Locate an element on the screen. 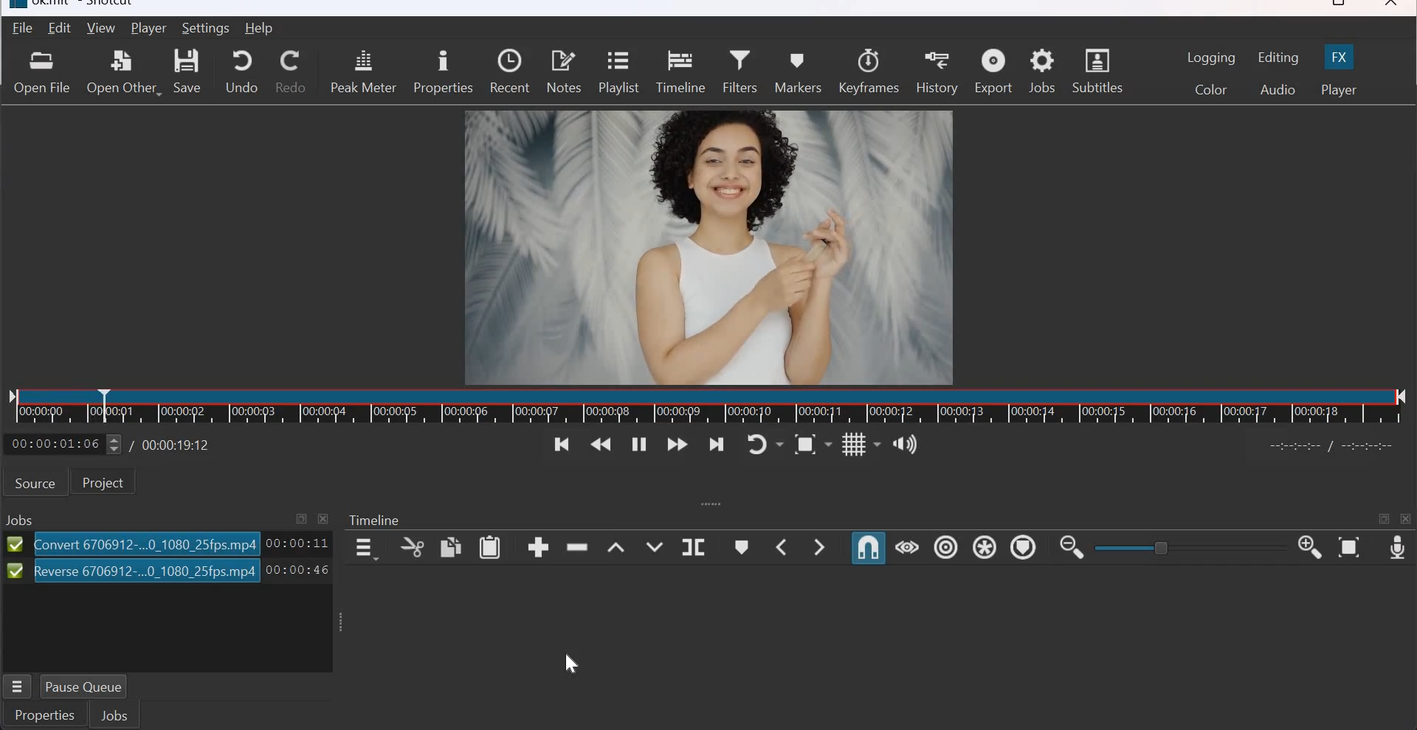 The width and height of the screenshot is (1417, 730). close is located at coordinates (1407, 519).